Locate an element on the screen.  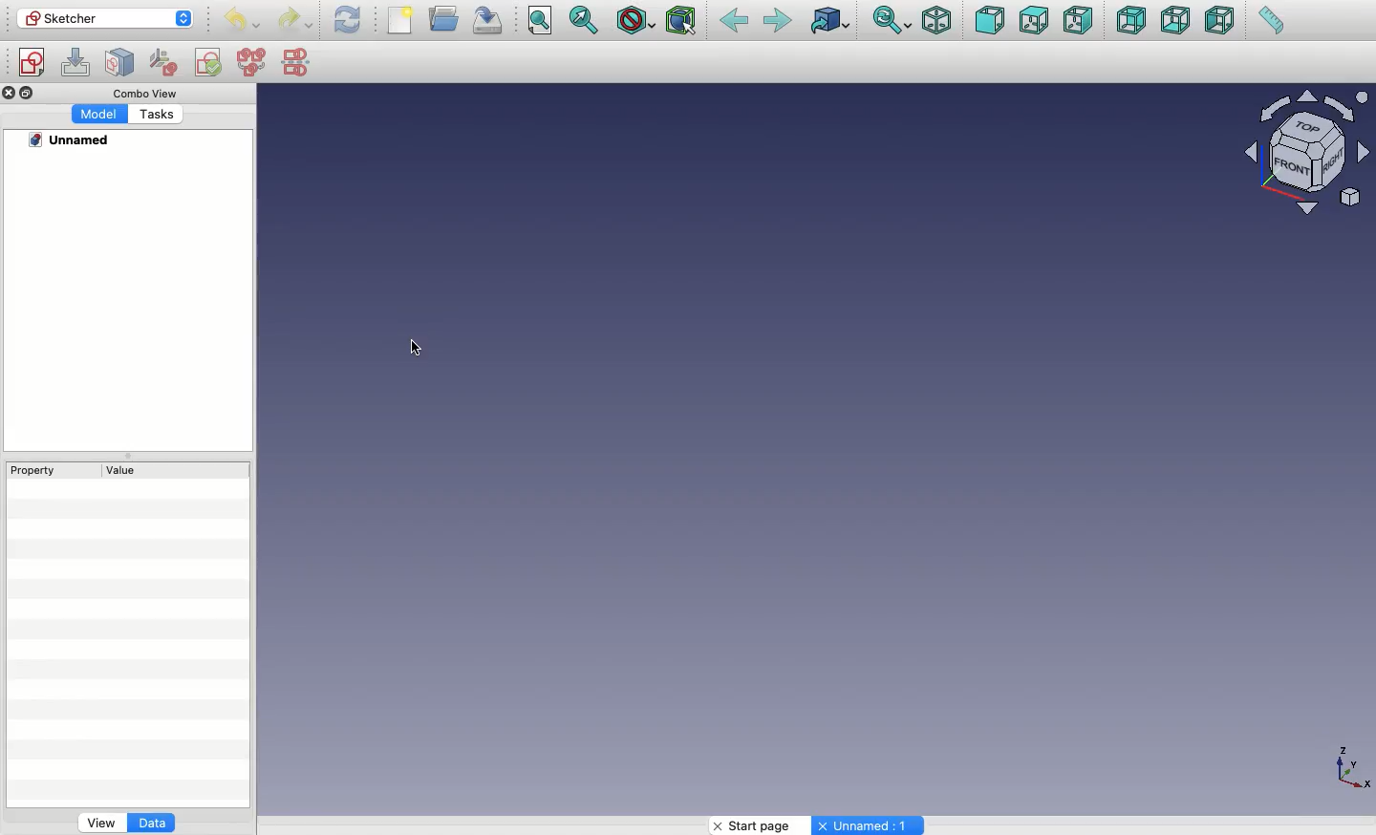
Redo is located at coordinates (294, 21).